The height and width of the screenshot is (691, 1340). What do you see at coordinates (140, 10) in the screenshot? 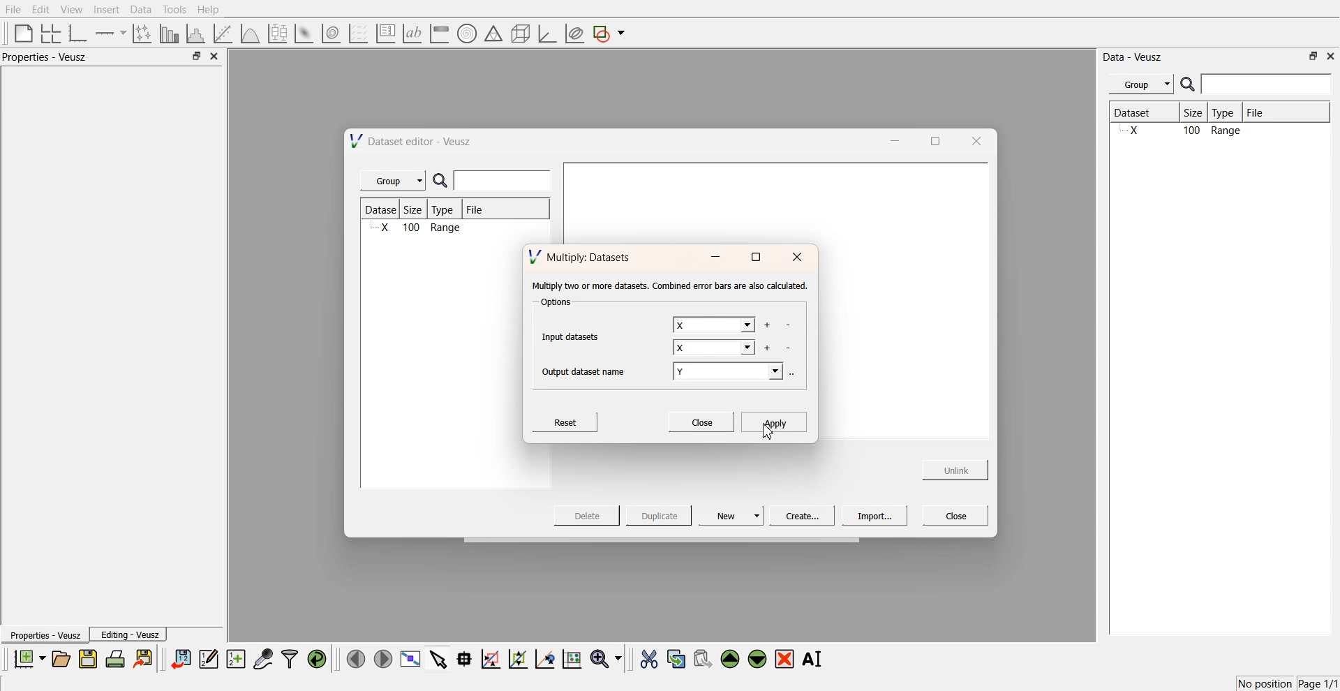
I see `Data` at bounding box center [140, 10].